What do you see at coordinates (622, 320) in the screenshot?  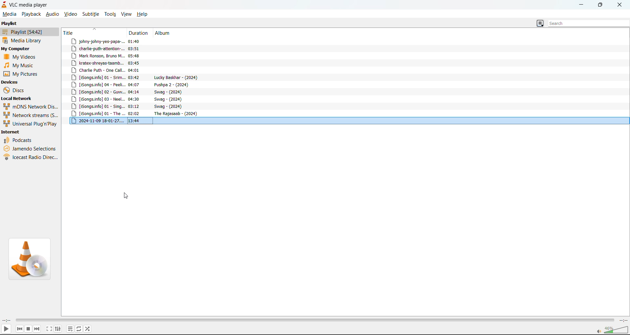 I see `total track time` at bounding box center [622, 320].